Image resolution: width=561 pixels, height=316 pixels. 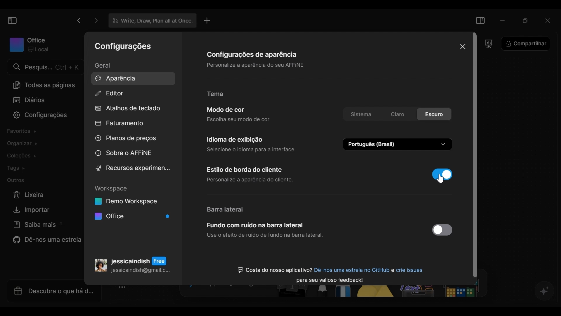 I want to click on Close, so click(x=462, y=46).